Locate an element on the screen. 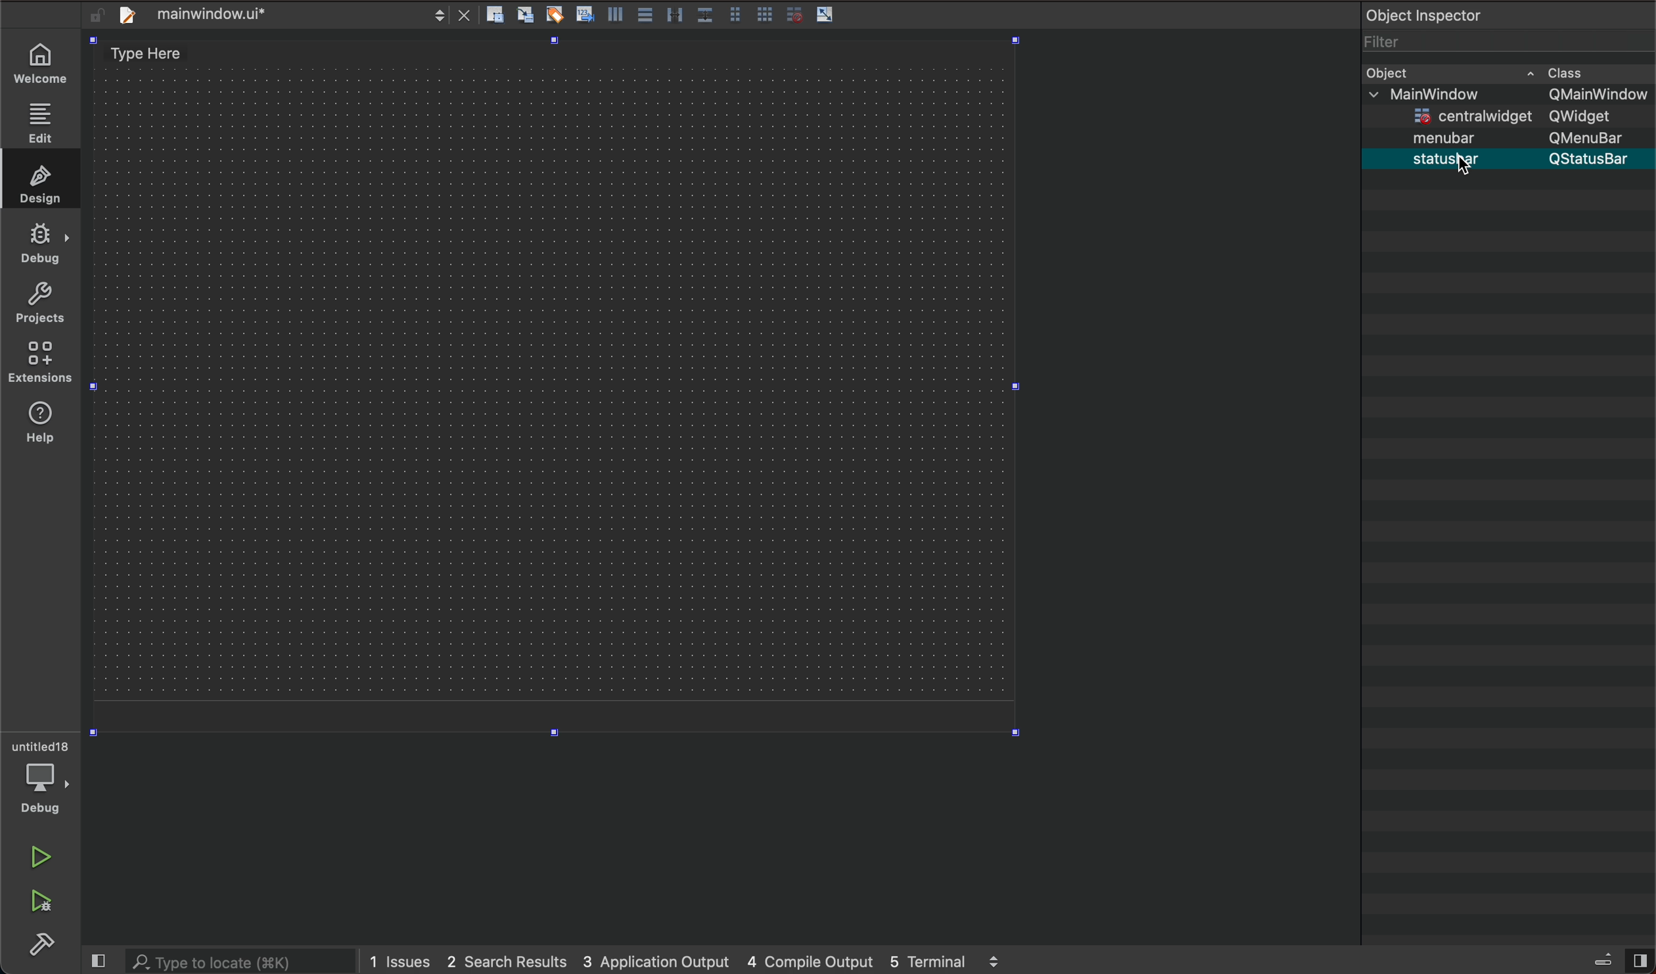 The height and width of the screenshot is (974, 1656). help is located at coordinates (37, 364).